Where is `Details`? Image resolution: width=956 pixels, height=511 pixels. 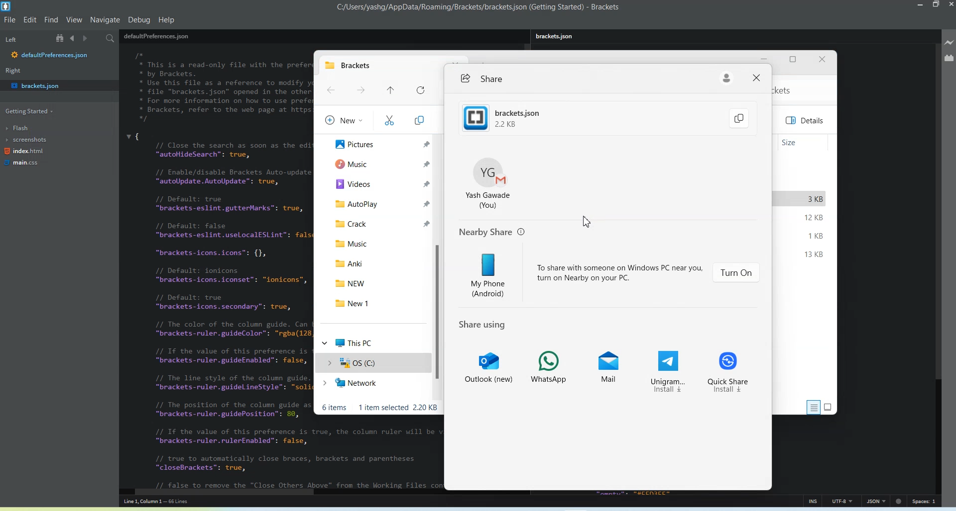 Details is located at coordinates (806, 120).